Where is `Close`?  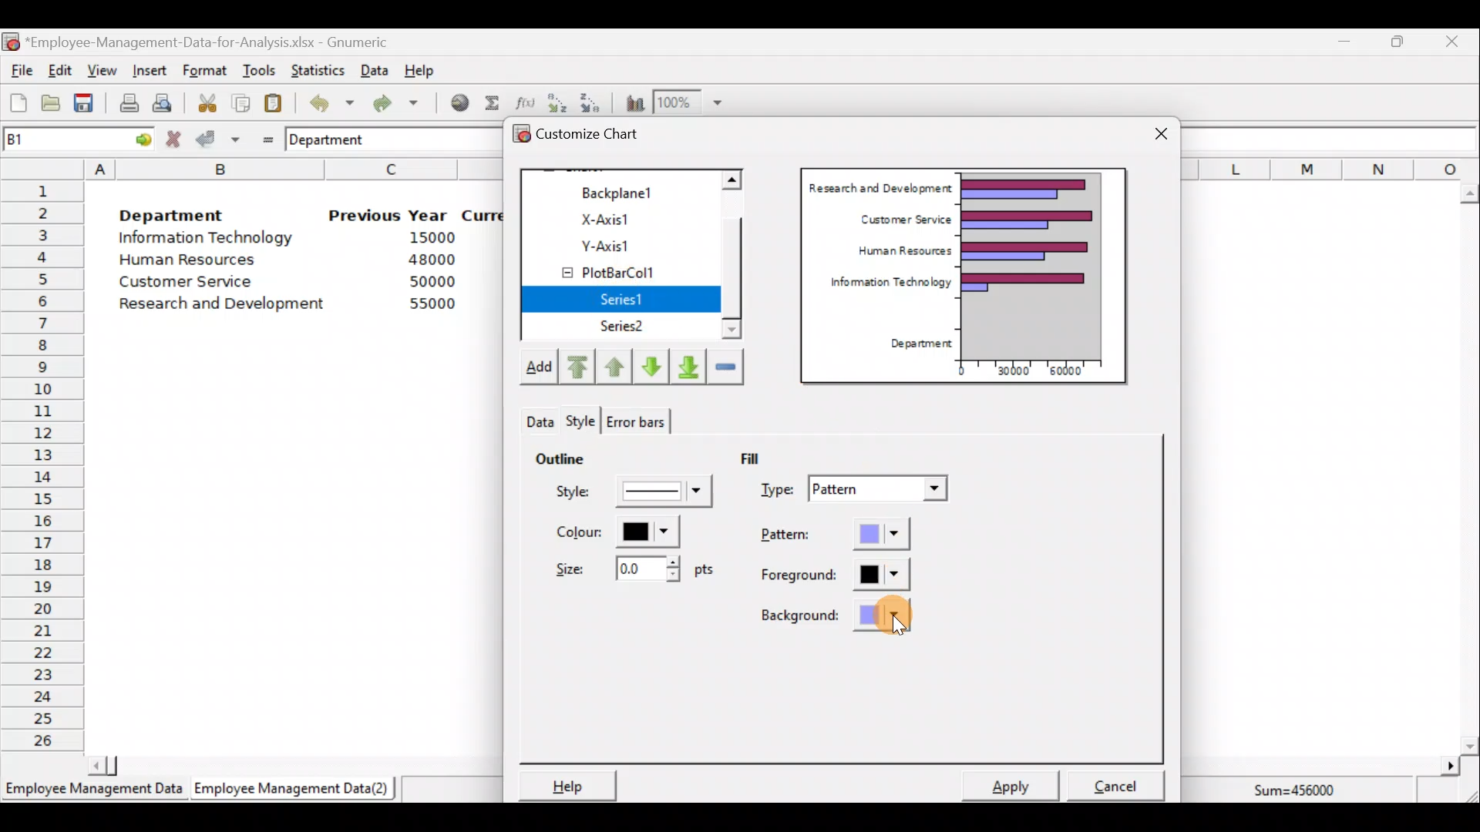 Close is located at coordinates (1451, 44).